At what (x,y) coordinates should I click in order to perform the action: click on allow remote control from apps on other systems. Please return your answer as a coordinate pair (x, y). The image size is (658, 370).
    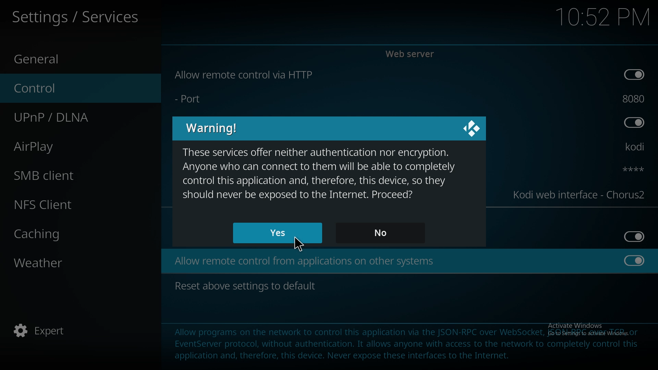
    Looking at the image, I should click on (306, 261).